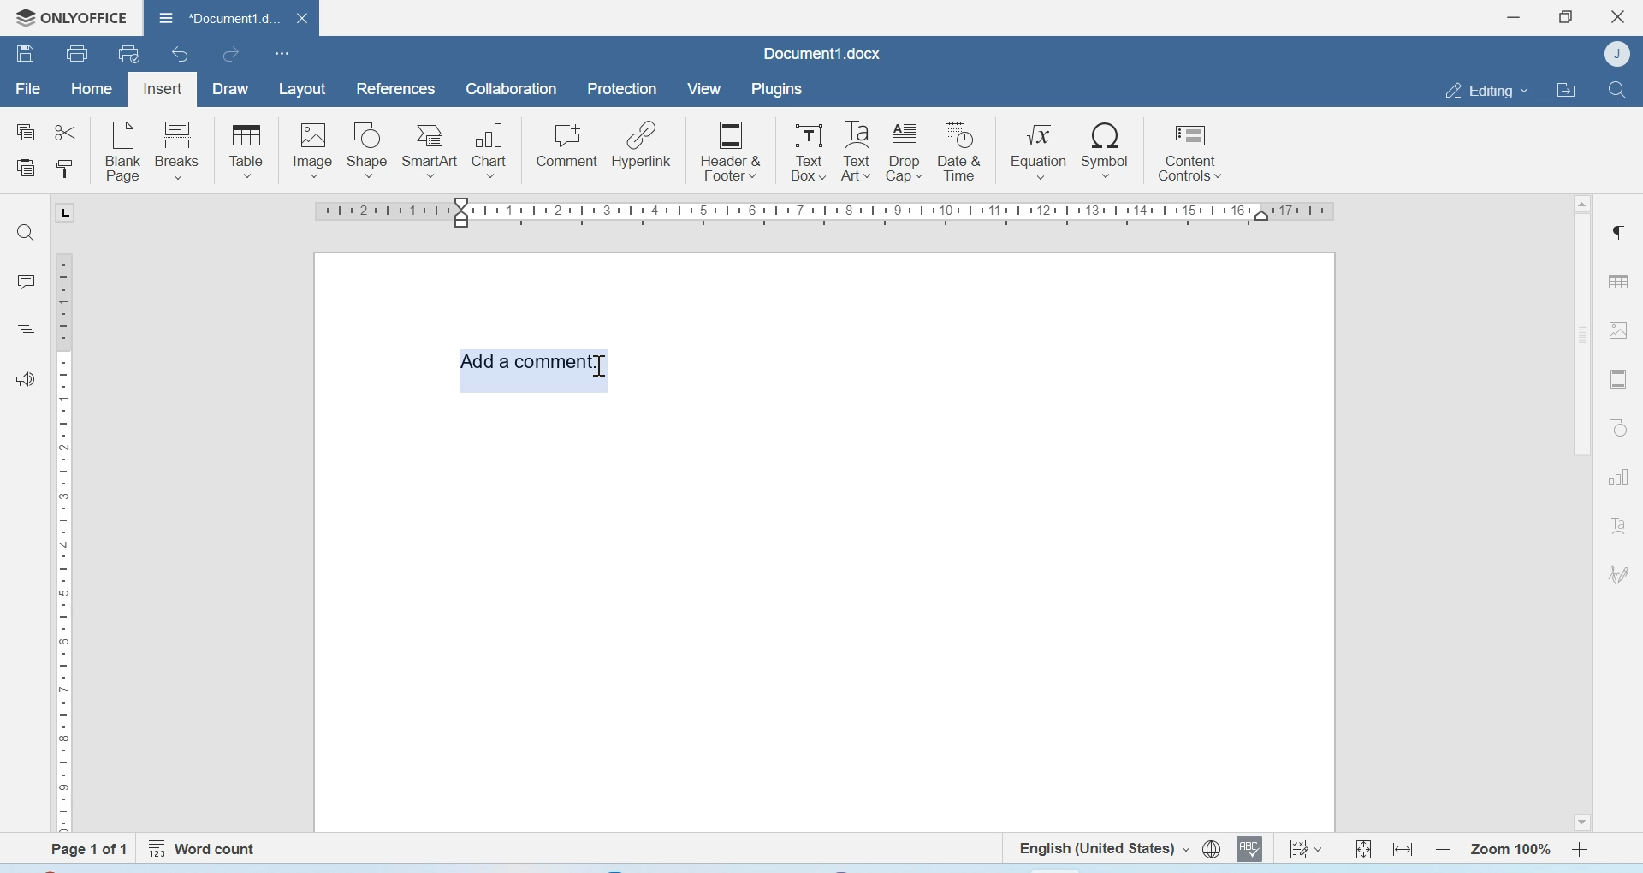 This screenshot has width=1643, height=873. What do you see at coordinates (1509, 850) in the screenshot?
I see `Zoom` at bounding box center [1509, 850].